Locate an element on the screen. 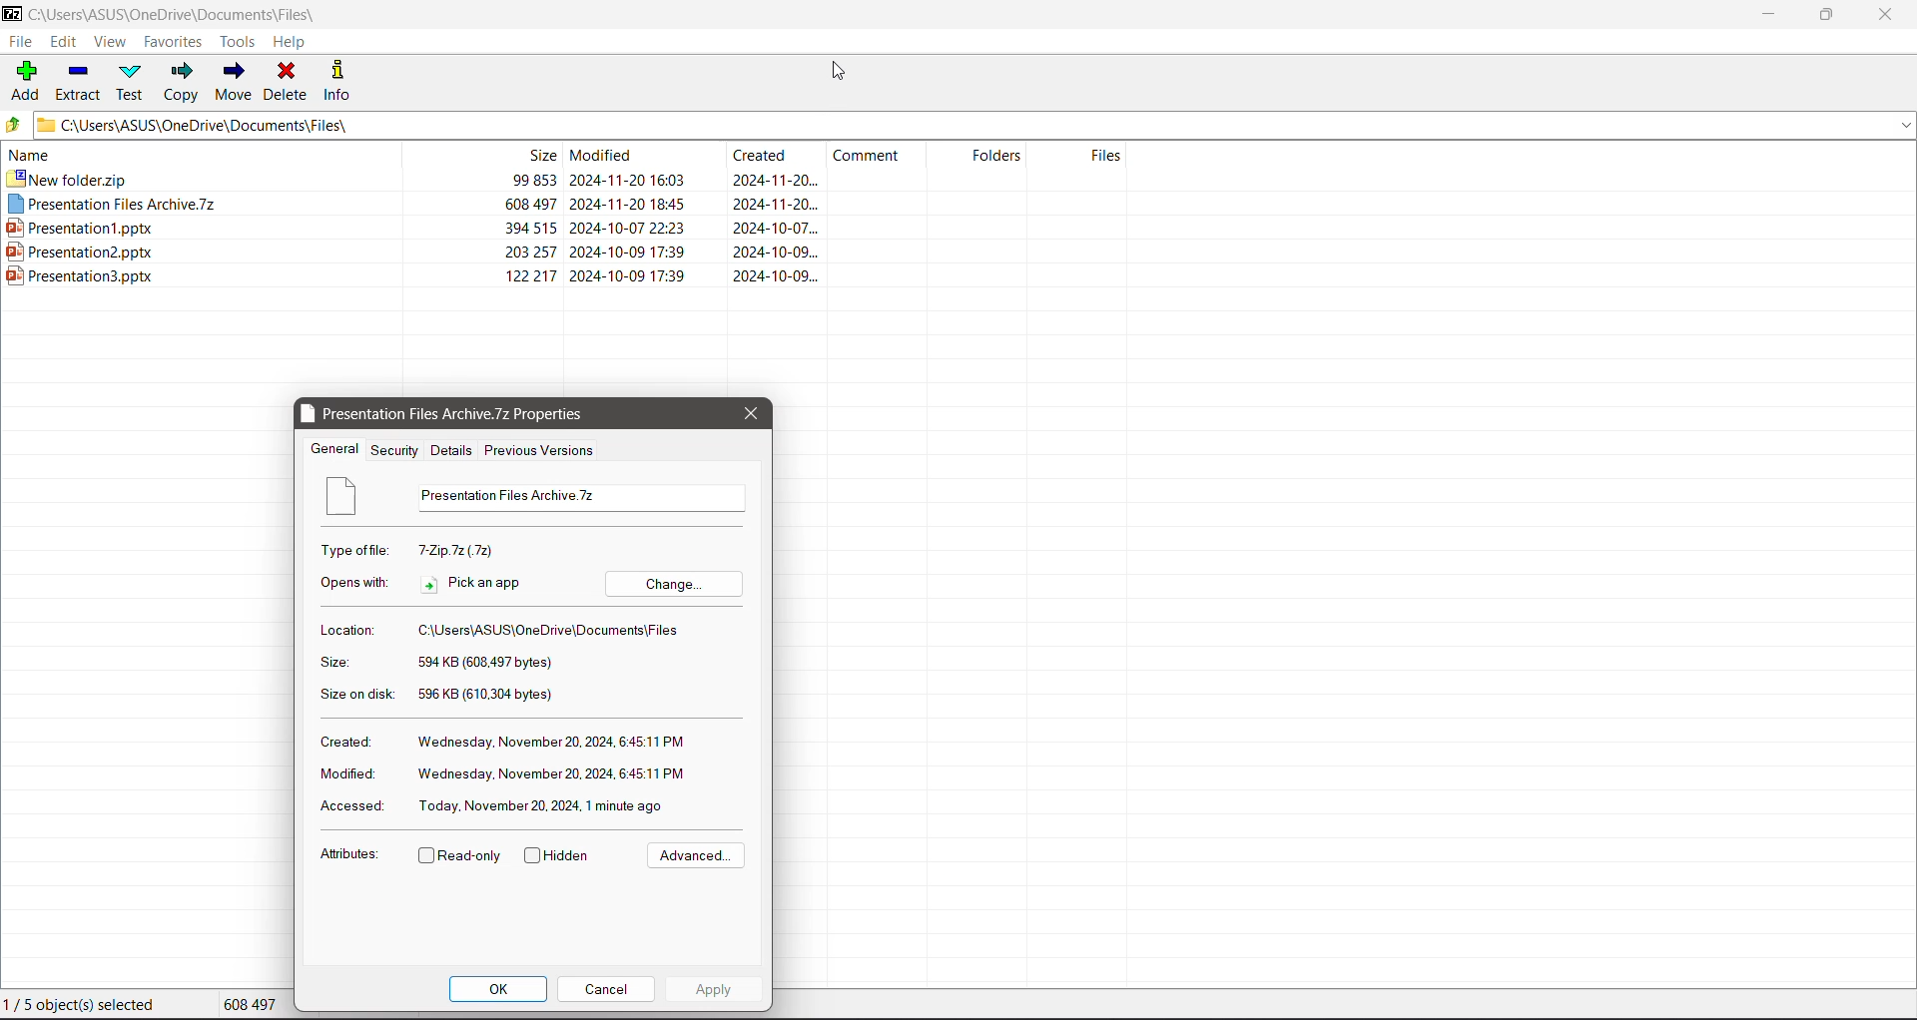  Presentation ries archive./z Uo 43/7 2UZ24-11-2U 1640 2UZ4-11-20... is located at coordinates (410, 205).